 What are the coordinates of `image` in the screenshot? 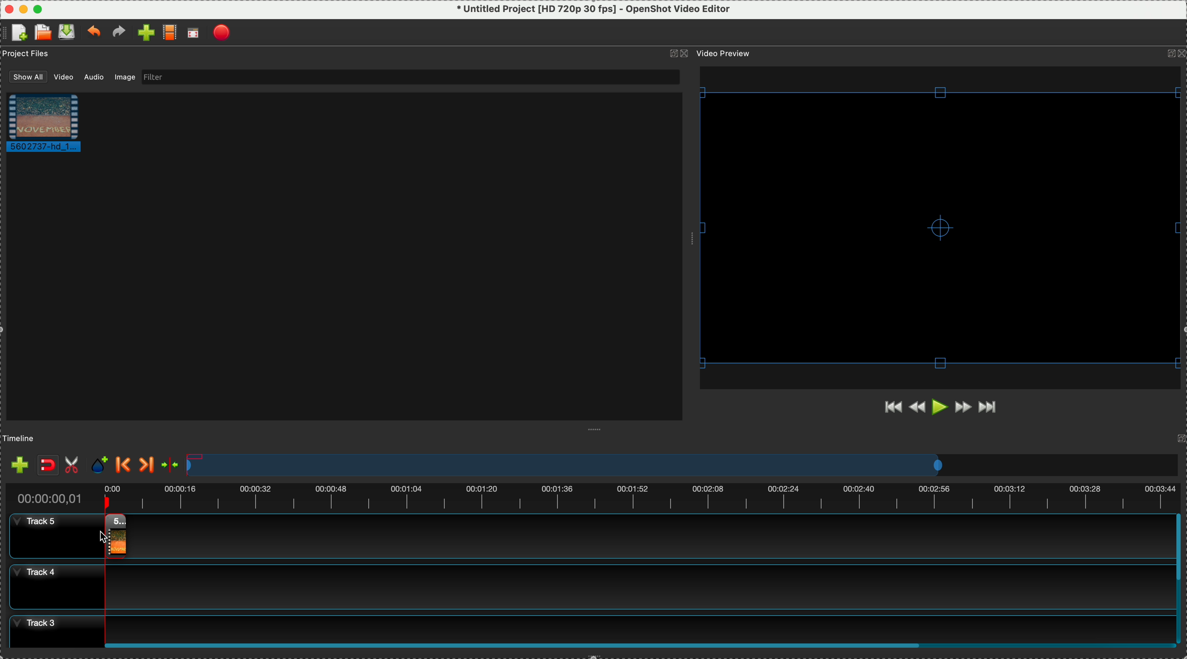 It's located at (126, 78).